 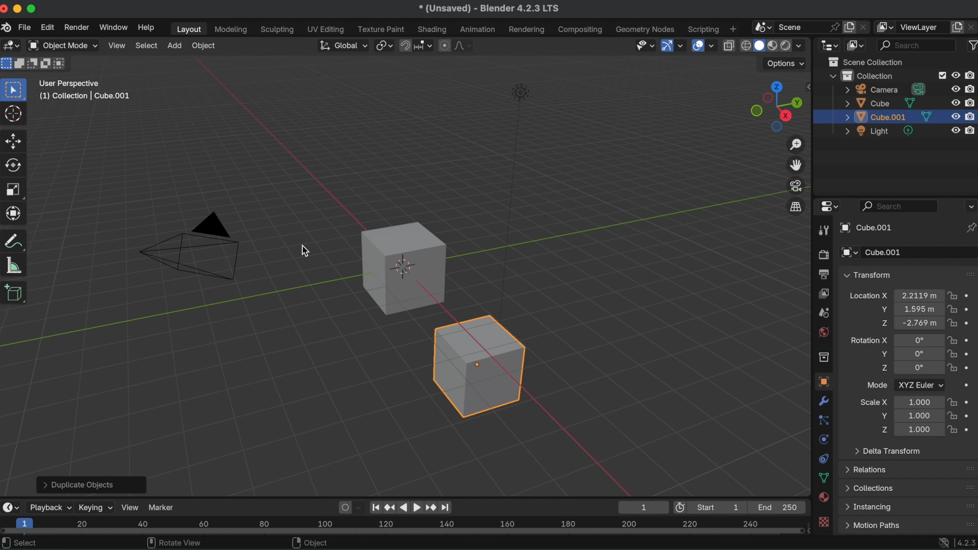 What do you see at coordinates (918, 401) in the screenshot?
I see `Scale location` at bounding box center [918, 401].